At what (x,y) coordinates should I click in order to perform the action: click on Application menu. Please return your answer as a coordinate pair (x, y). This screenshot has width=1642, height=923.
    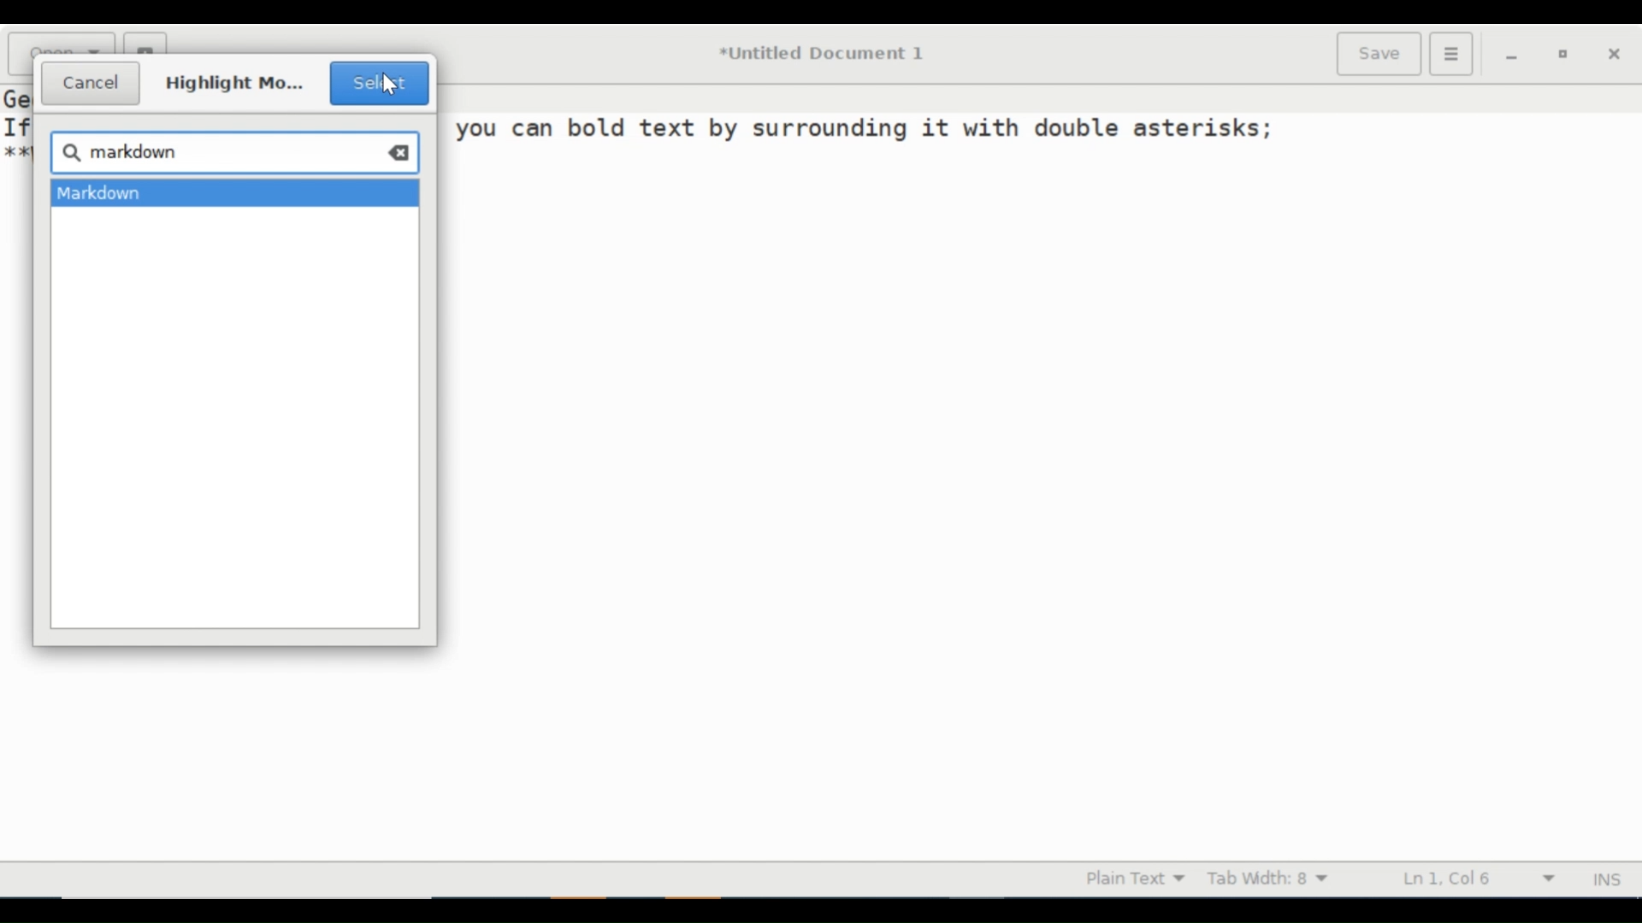
    Looking at the image, I should click on (1450, 53).